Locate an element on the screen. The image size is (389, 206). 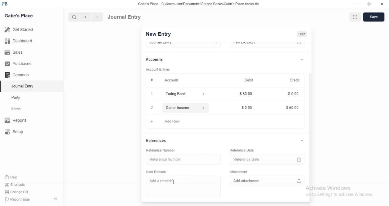
) Report Issue is located at coordinates (18, 200).